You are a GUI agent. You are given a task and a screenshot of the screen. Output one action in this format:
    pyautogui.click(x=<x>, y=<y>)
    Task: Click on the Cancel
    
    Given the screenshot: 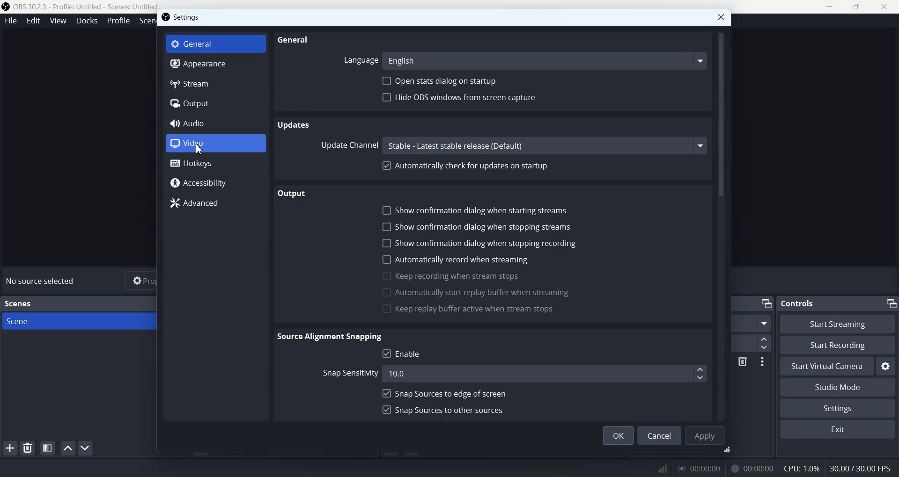 What is the action you would take?
    pyautogui.click(x=660, y=435)
    